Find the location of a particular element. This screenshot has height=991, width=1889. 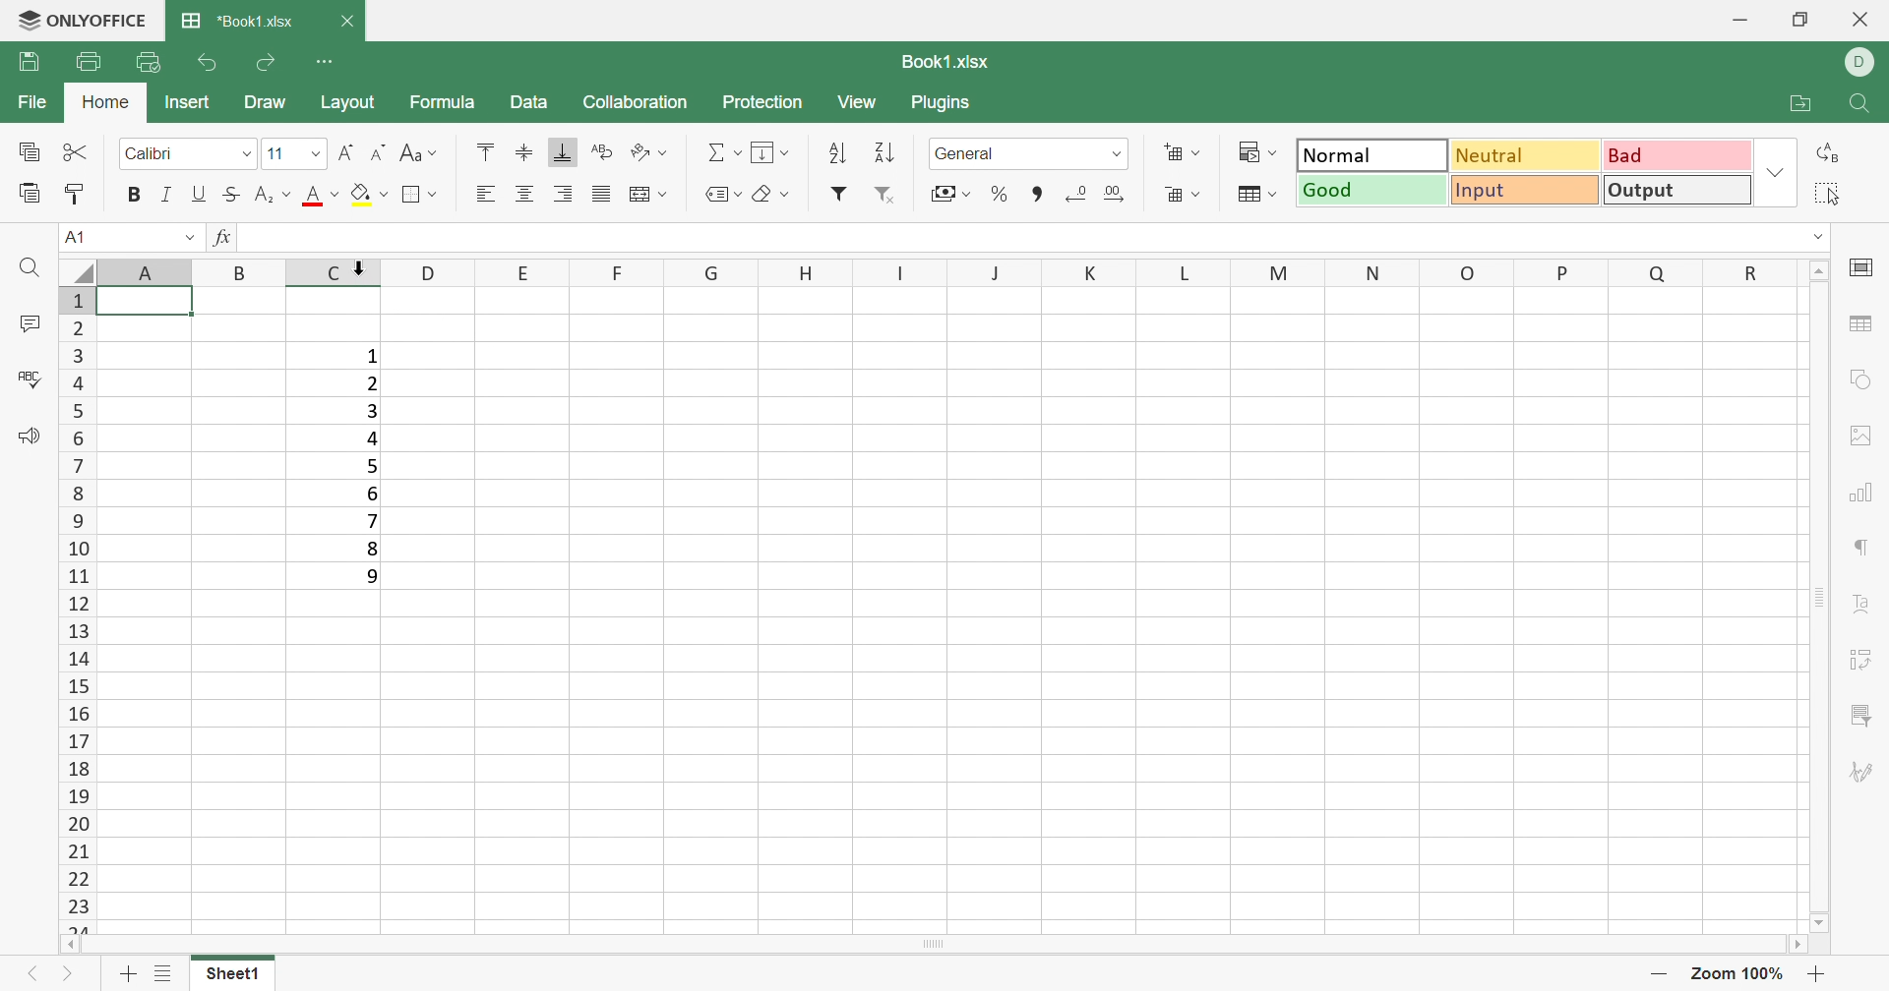

1 is located at coordinates (371, 357).